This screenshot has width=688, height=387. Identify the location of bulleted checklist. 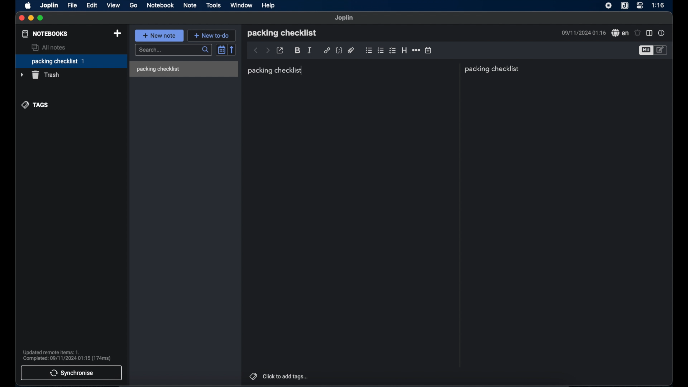
(392, 51).